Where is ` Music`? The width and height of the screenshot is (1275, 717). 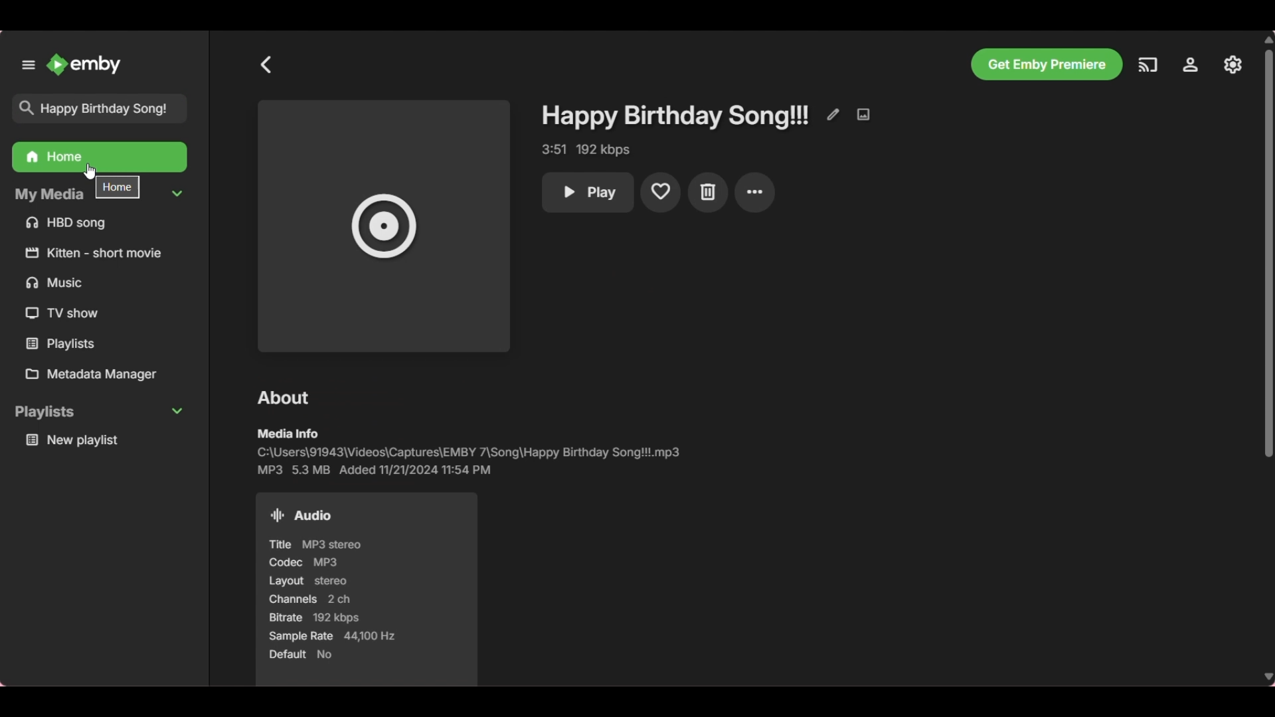
 Music is located at coordinates (60, 283).